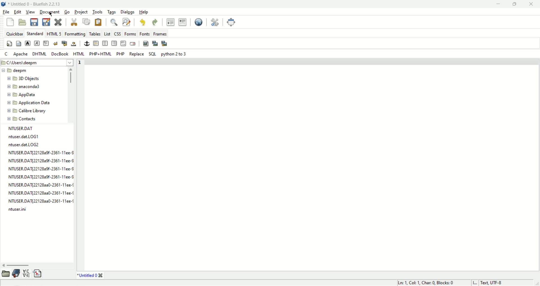 This screenshot has height=286, width=540. I want to click on DocBook, so click(60, 54).